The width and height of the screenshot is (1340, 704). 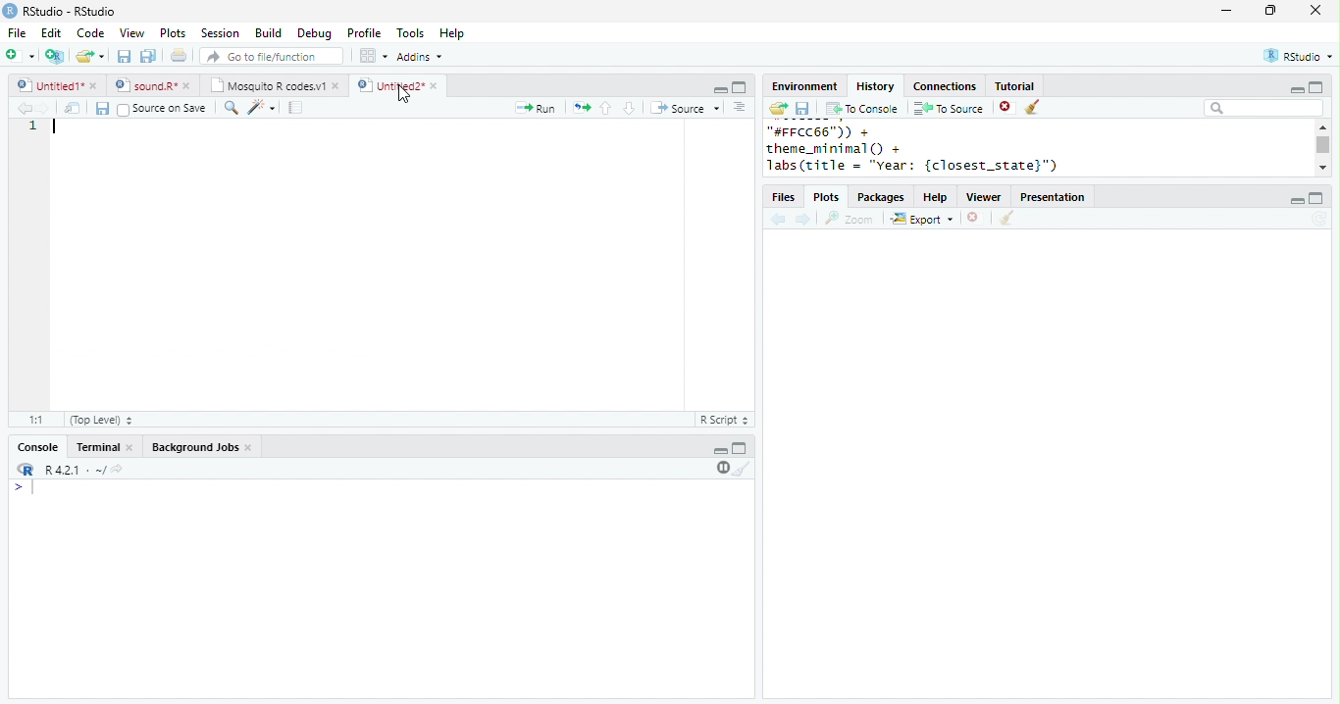 What do you see at coordinates (72, 471) in the screenshot?
I see `R 4.2.1 .~/` at bounding box center [72, 471].